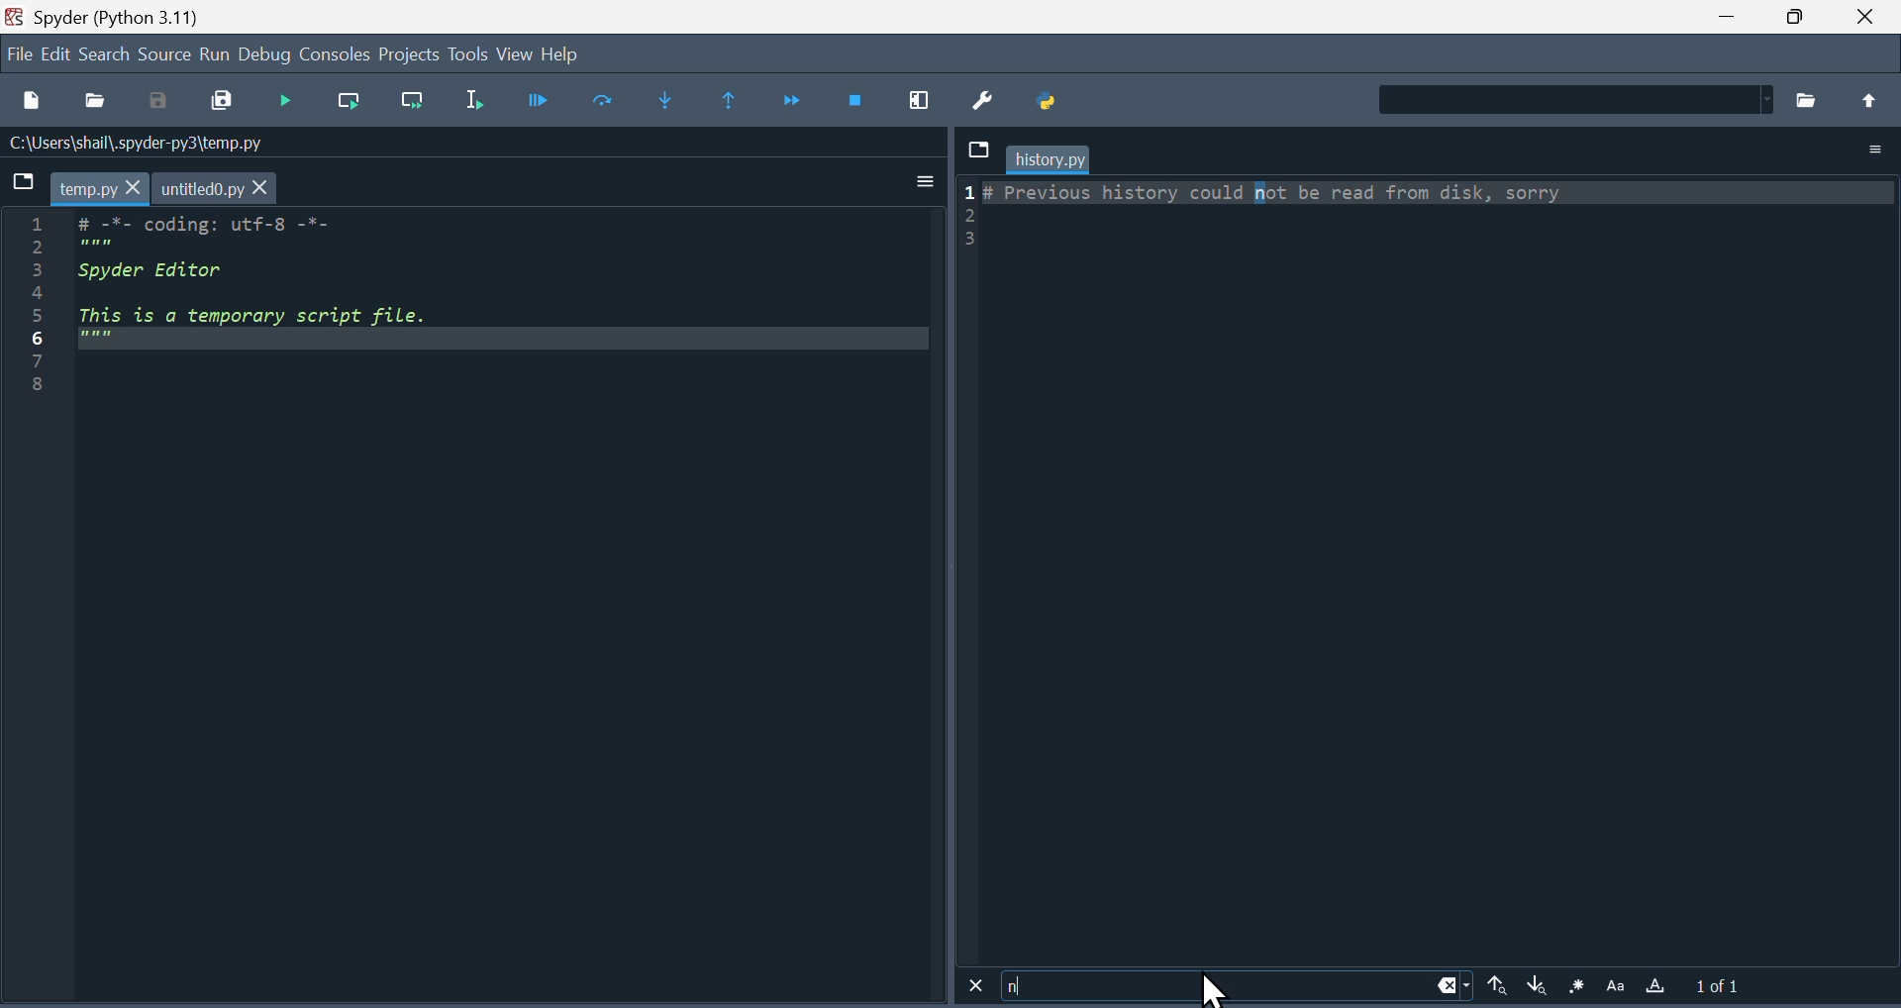 The height and width of the screenshot is (1008, 1901). Describe the element at coordinates (551, 101) in the screenshot. I see `Debug file` at that location.